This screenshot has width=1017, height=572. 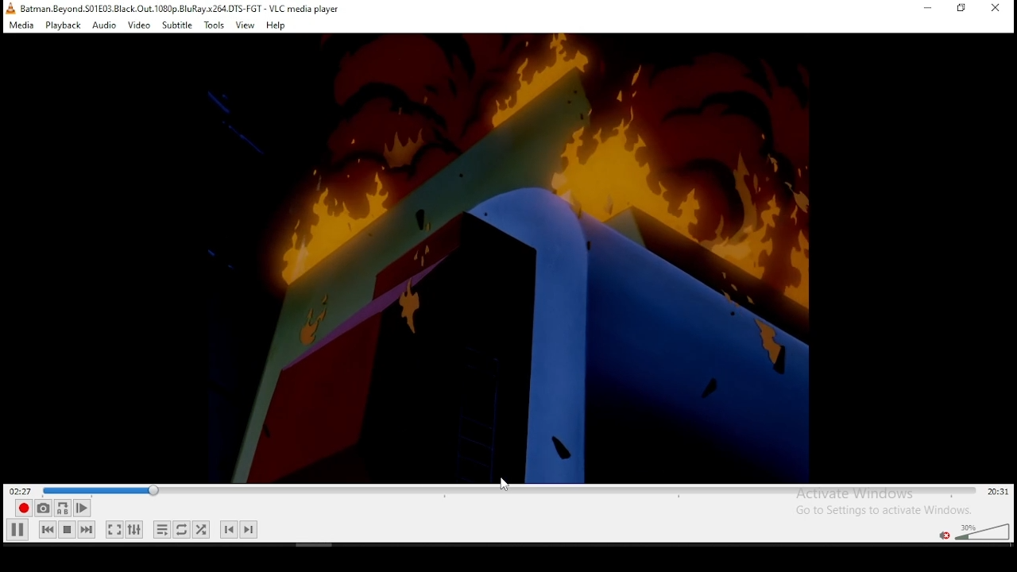 What do you see at coordinates (502, 483) in the screenshot?
I see `annotate` at bounding box center [502, 483].